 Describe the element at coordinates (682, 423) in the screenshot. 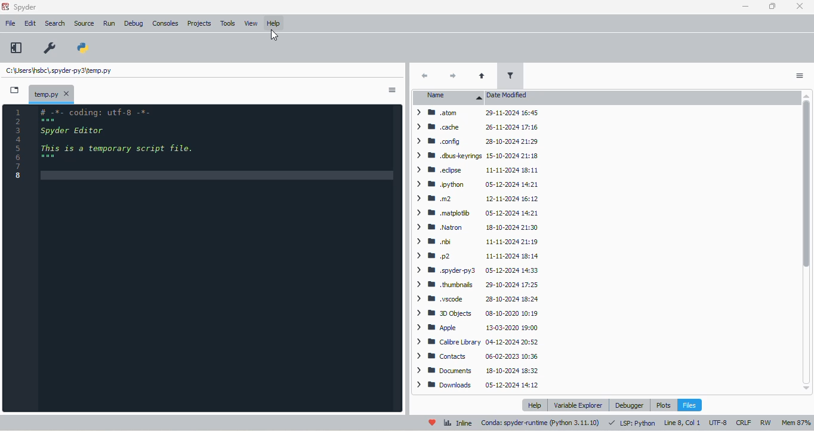

I see `line 8, col 1` at that location.